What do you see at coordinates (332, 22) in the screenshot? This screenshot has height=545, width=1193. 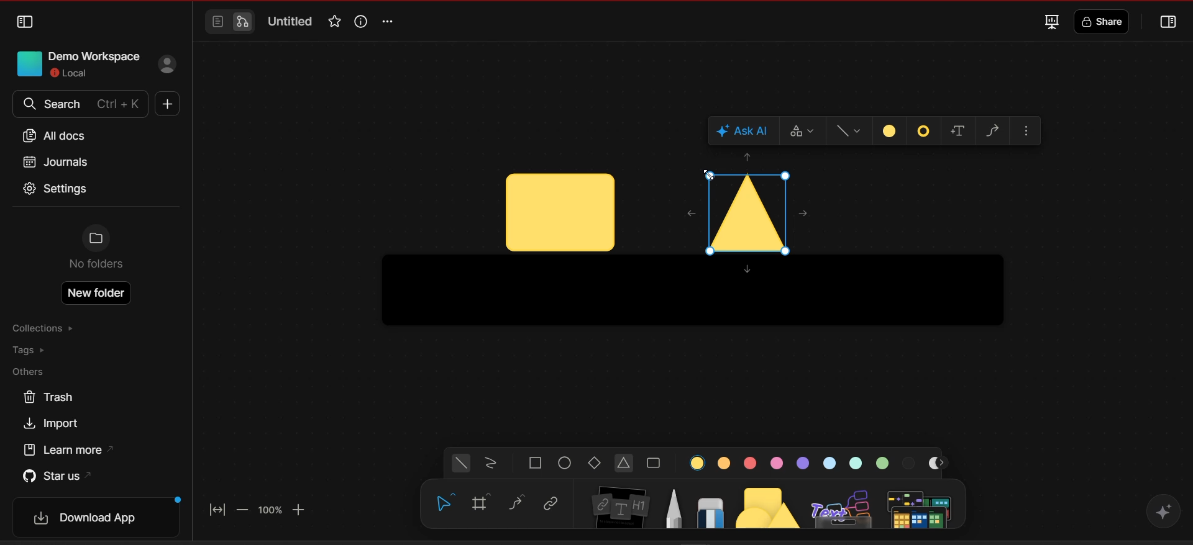 I see `favorite` at bounding box center [332, 22].